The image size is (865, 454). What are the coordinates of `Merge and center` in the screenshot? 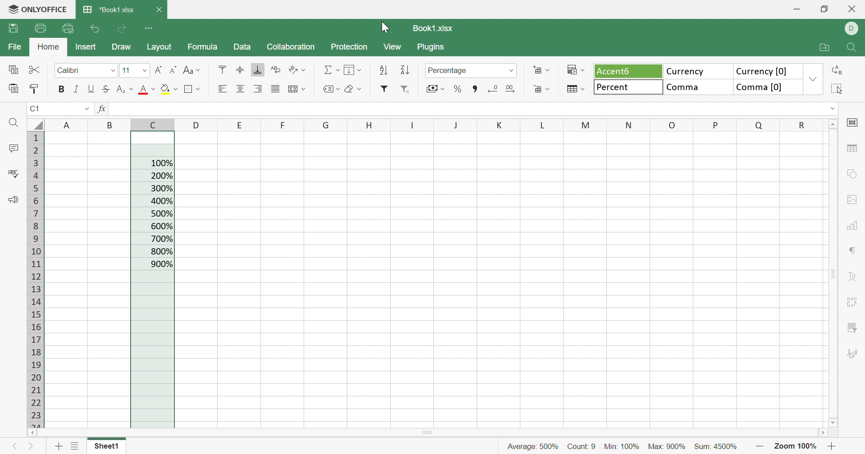 It's located at (297, 89).